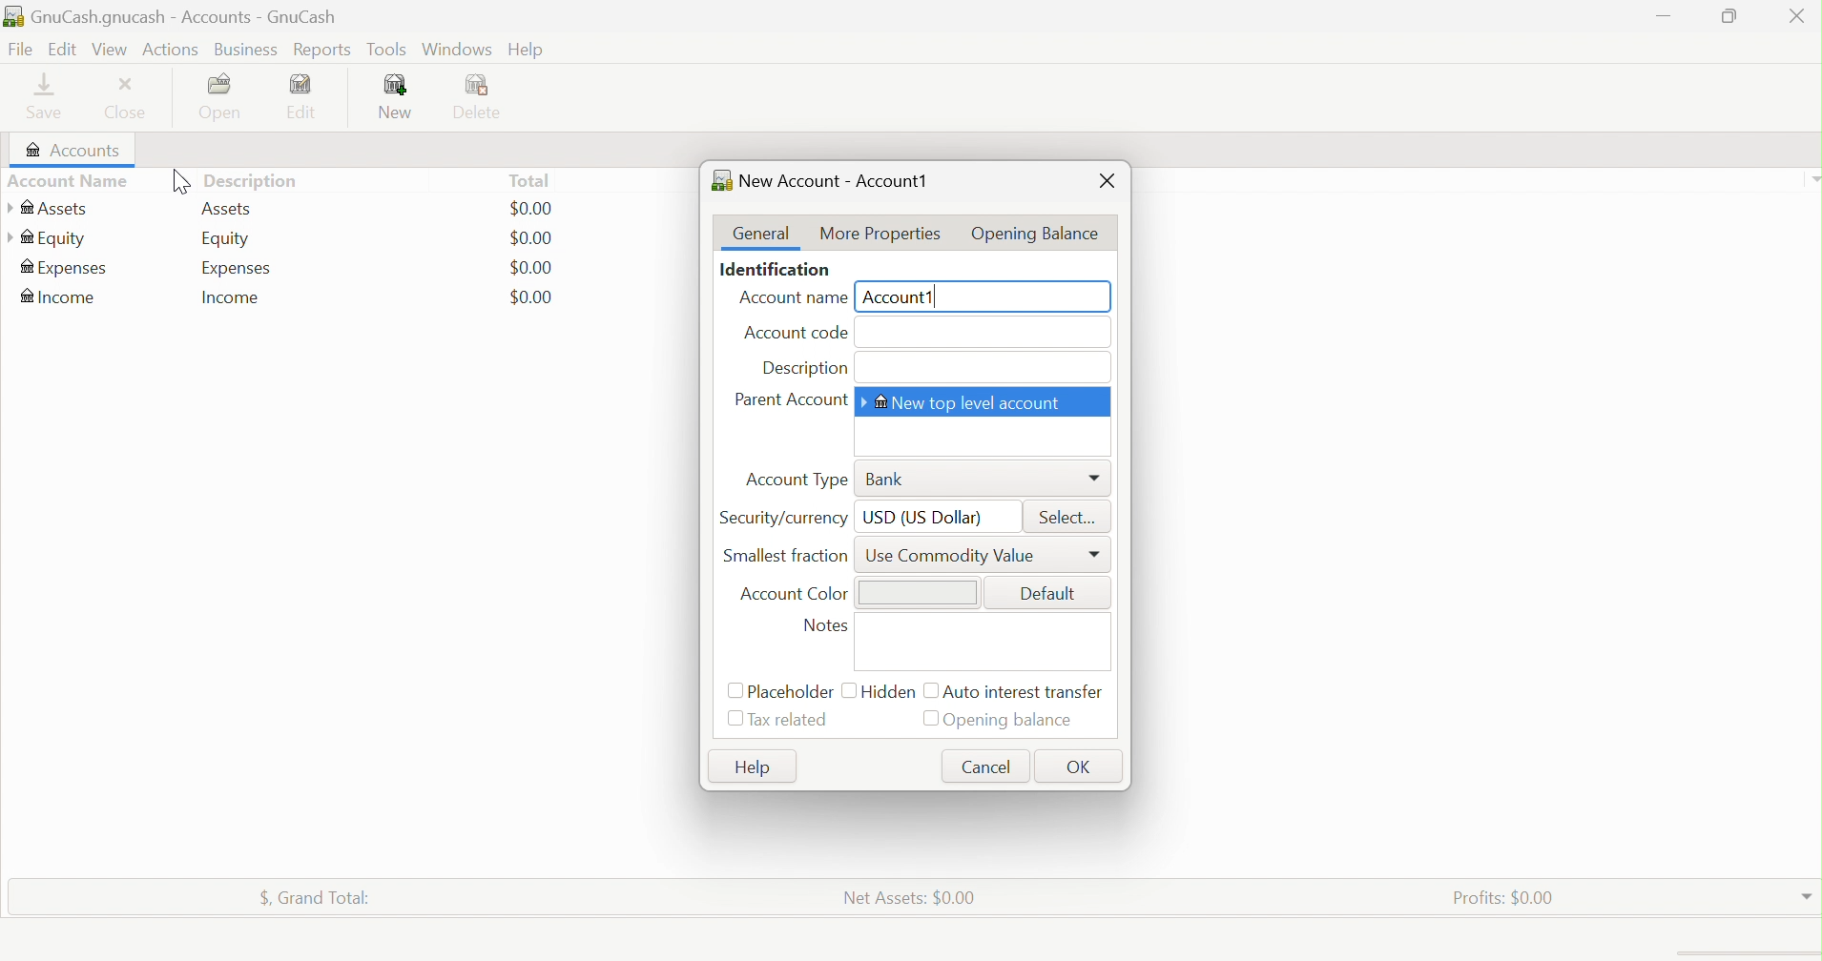 The height and width of the screenshot is (961, 1822). What do you see at coordinates (989, 765) in the screenshot?
I see `Cancel` at bounding box center [989, 765].